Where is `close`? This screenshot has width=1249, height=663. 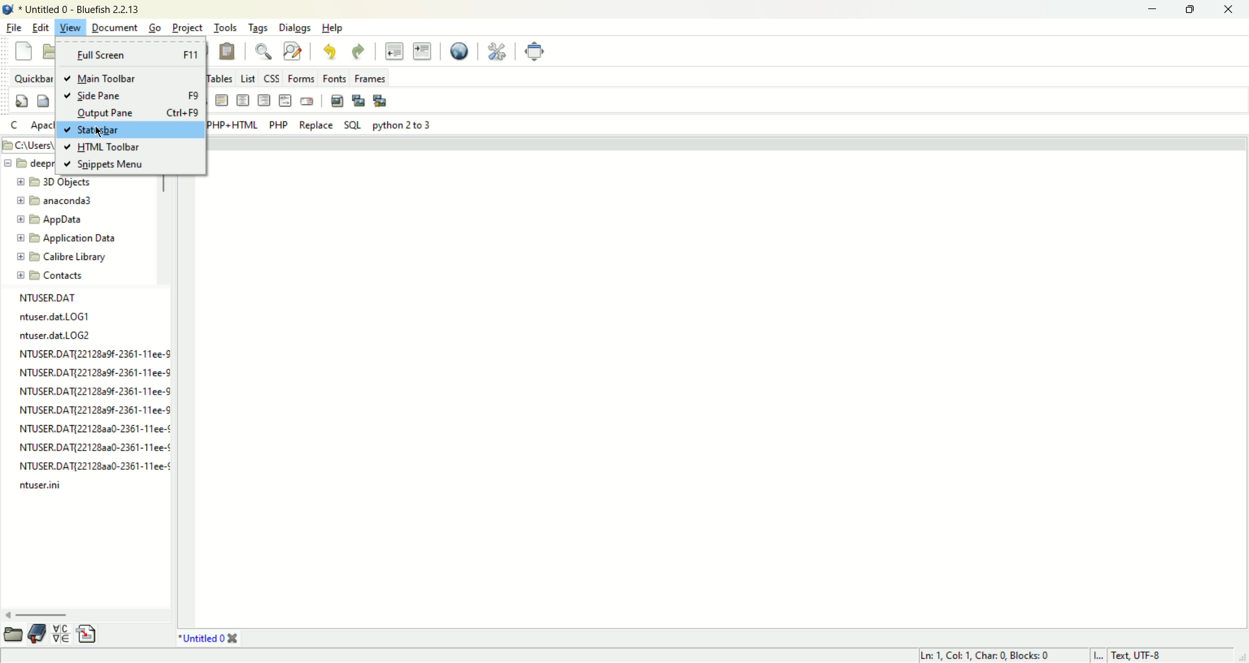
close is located at coordinates (1233, 8).